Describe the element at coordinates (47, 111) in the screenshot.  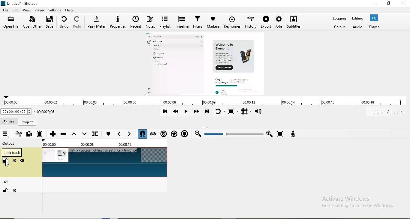
I see `Total duration` at that location.